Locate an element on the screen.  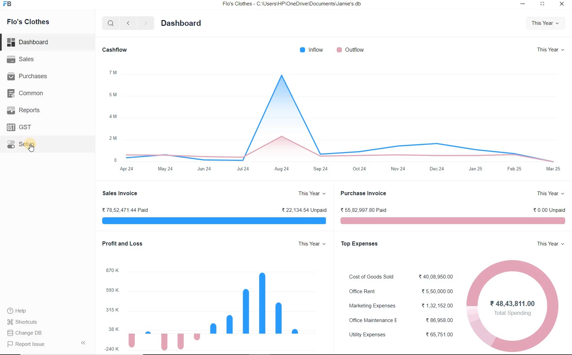
Utility Expenses 65,751.00 is located at coordinates (401, 335).